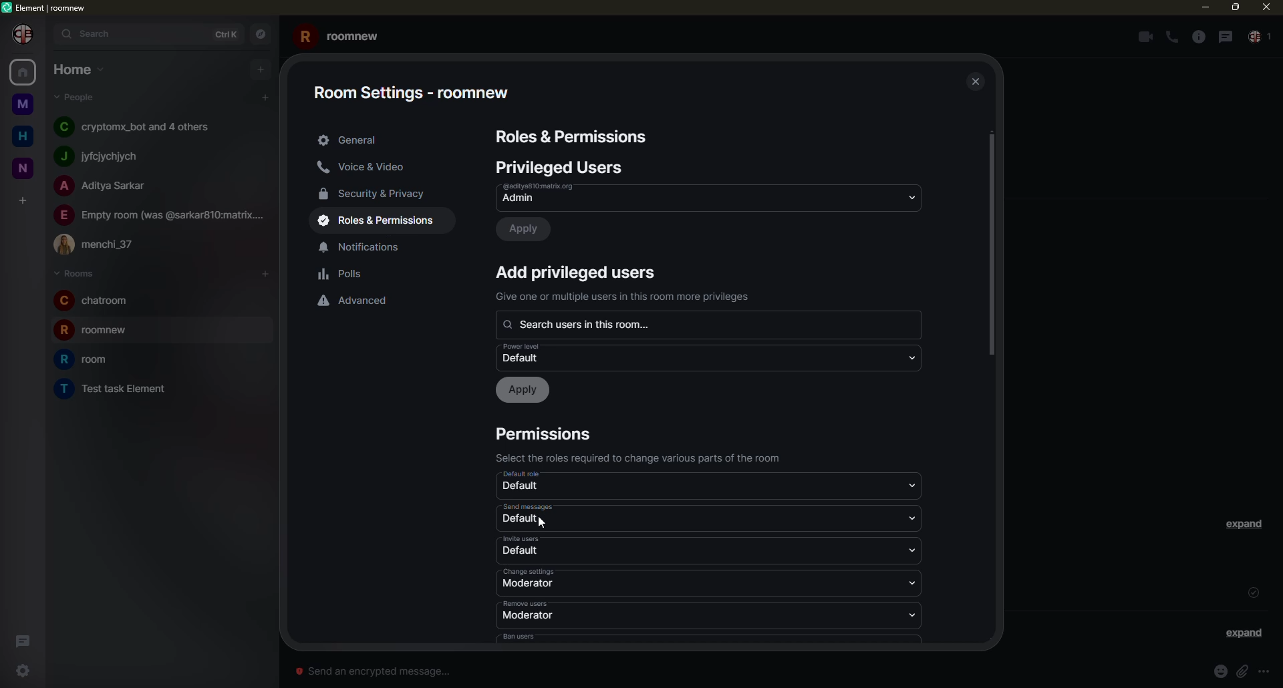 The width and height of the screenshot is (1283, 688). What do you see at coordinates (527, 229) in the screenshot?
I see `apply` at bounding box center [527, 229].